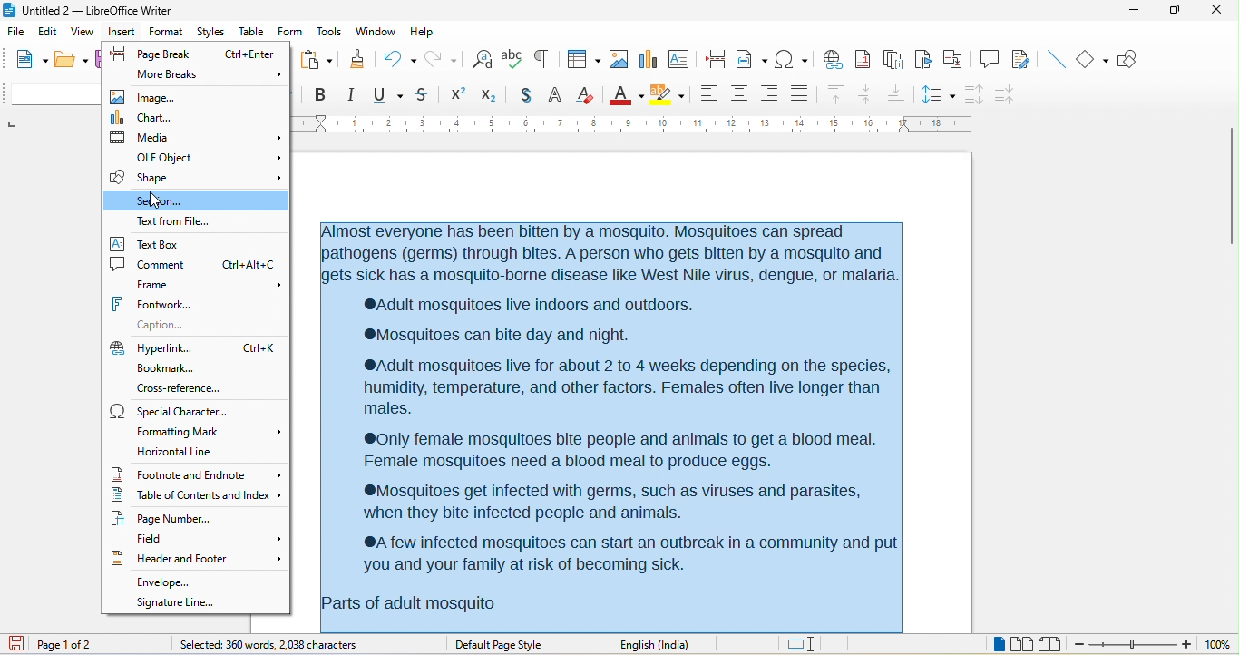  What do you see at coordinates (196, 284) in the screenshot?
I see `frame` at bounding box center [196, 284].